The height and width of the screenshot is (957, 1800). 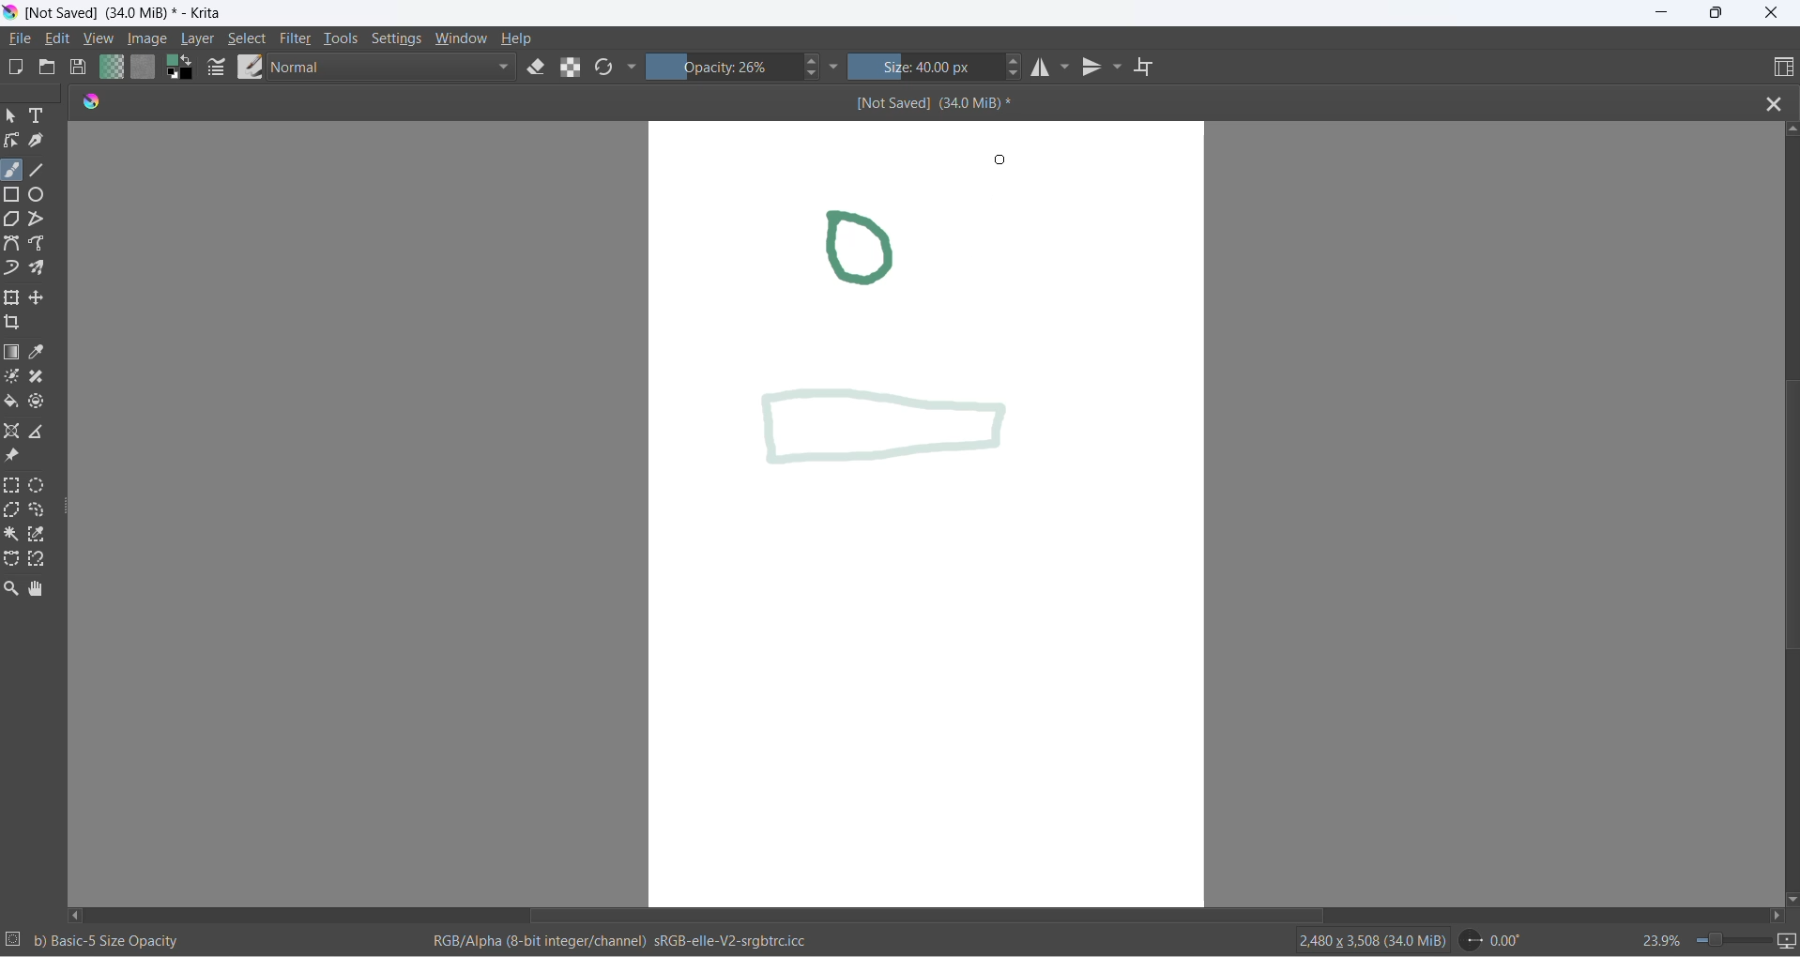 I want to click on dynamic brush tool, so click(x=15, y=267).